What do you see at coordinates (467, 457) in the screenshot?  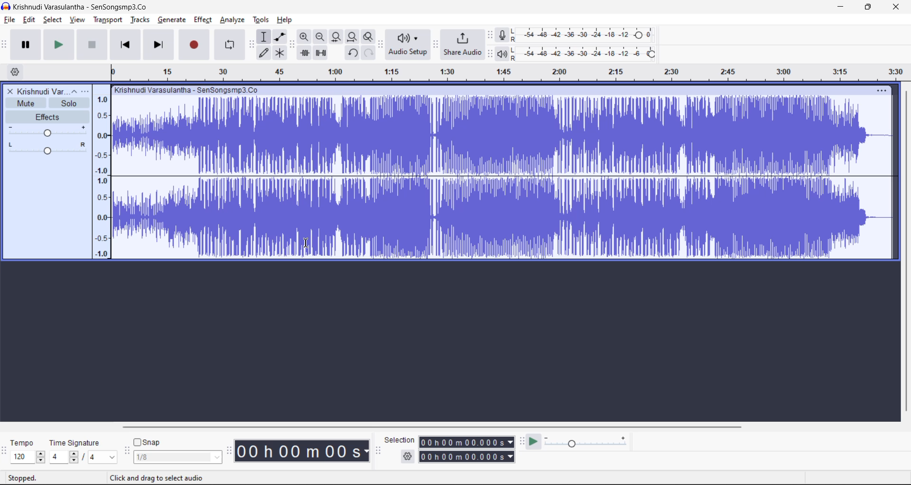 I see `00 h 00m 00.000s` at bounding box center [467, 457].